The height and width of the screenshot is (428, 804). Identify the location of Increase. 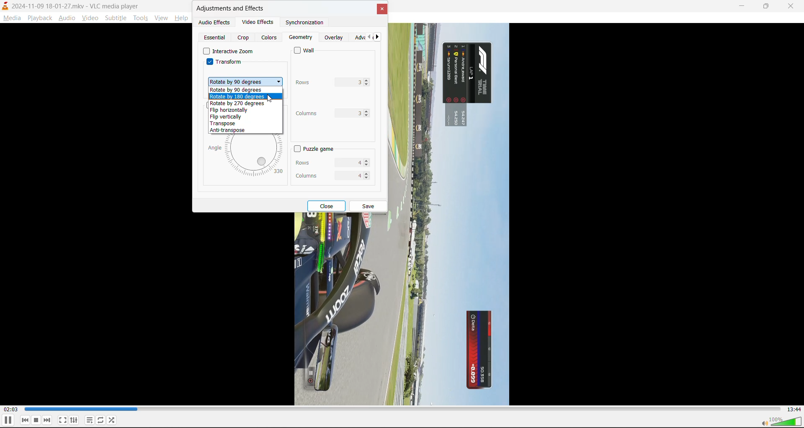
(366, 160).